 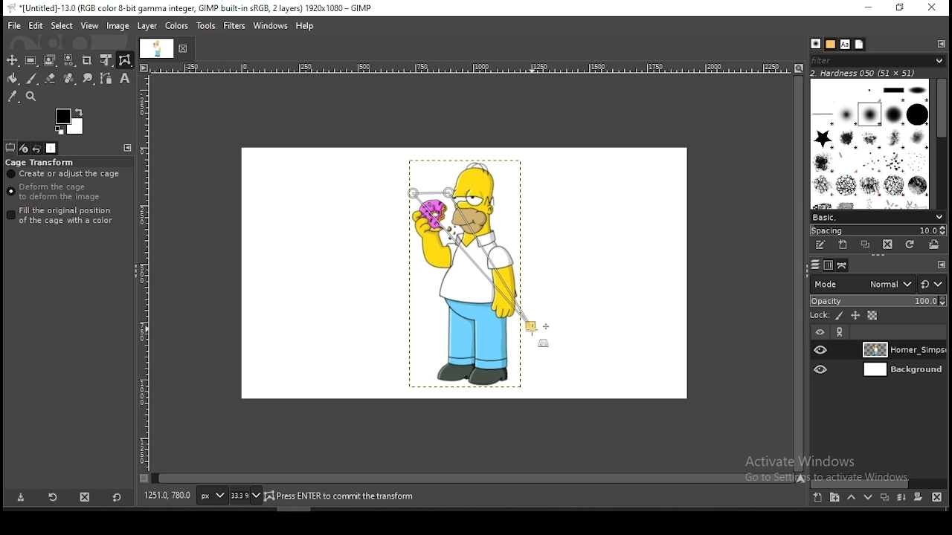 What do you see at coordinates (871, 74) in the screenshot?
I see `hardness 050` at bounding box center [871, 74].